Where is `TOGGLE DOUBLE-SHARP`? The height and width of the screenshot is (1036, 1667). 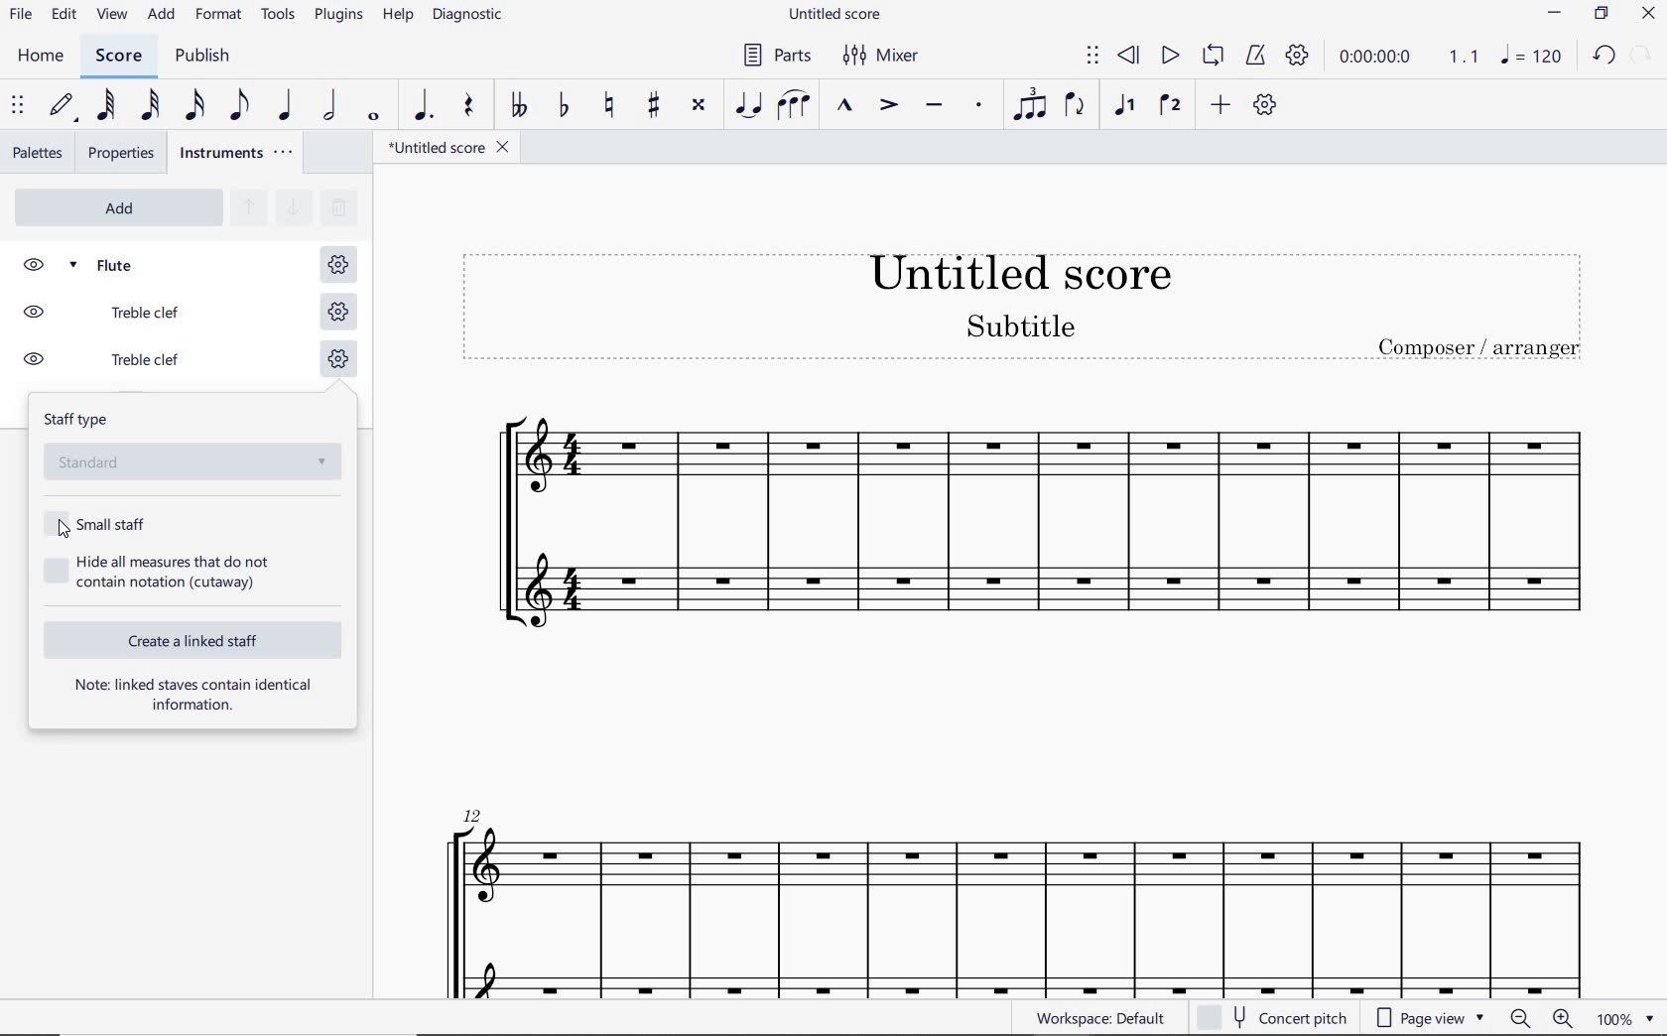
TOGGLE DOUBLE-SHARP is located at coordinates (701, 106).